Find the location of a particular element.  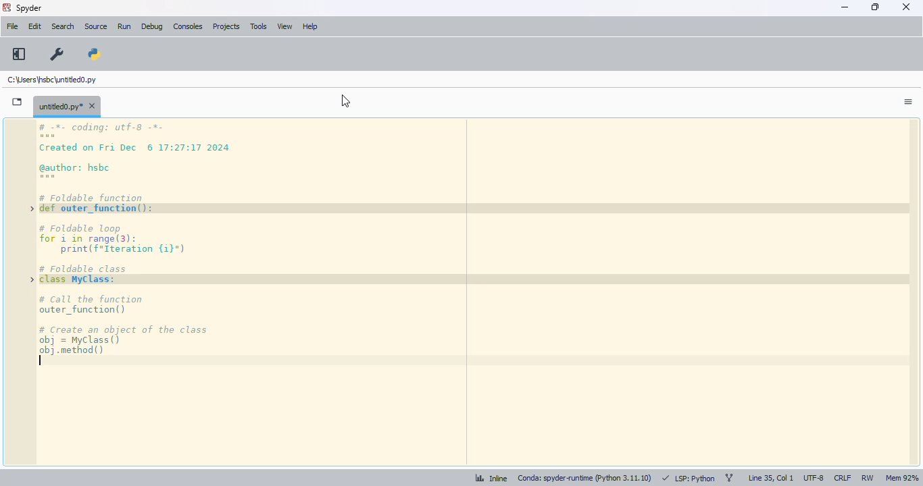

untitled0.py is located at coordinates (51, 80).